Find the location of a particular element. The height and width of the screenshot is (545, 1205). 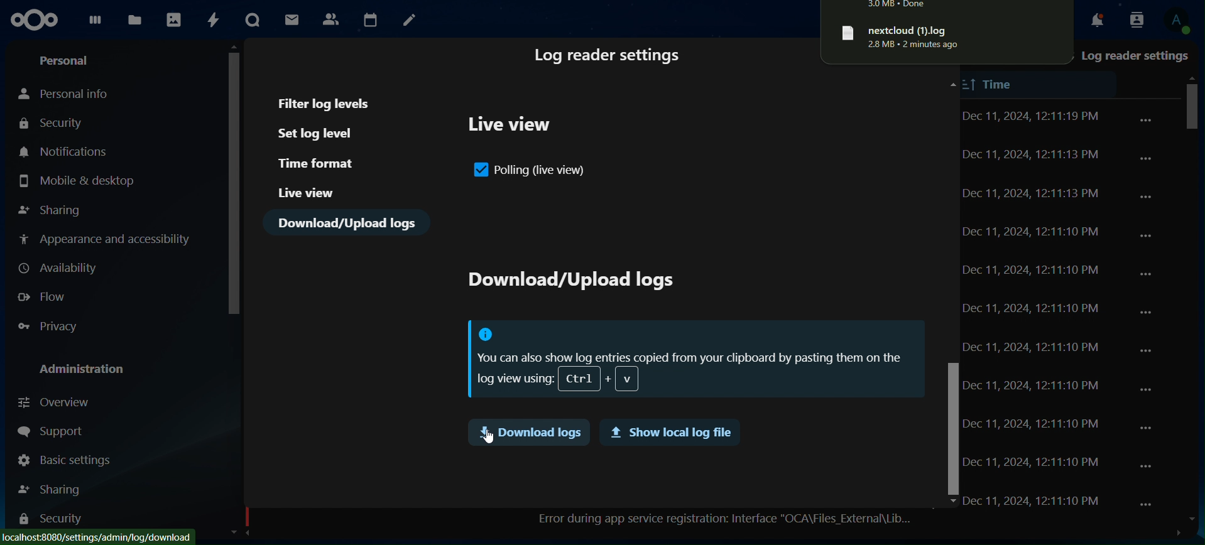

show local log file is located at coordinates (668, 433).